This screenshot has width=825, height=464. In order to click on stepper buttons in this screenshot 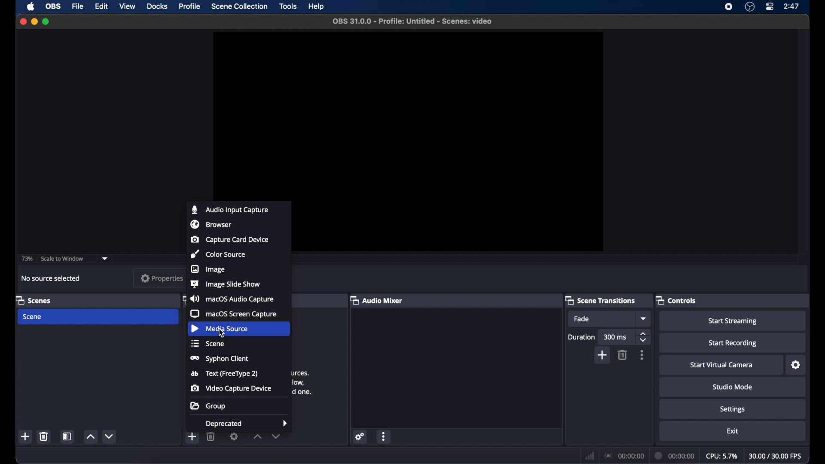, I will do `click(644, 337)`.